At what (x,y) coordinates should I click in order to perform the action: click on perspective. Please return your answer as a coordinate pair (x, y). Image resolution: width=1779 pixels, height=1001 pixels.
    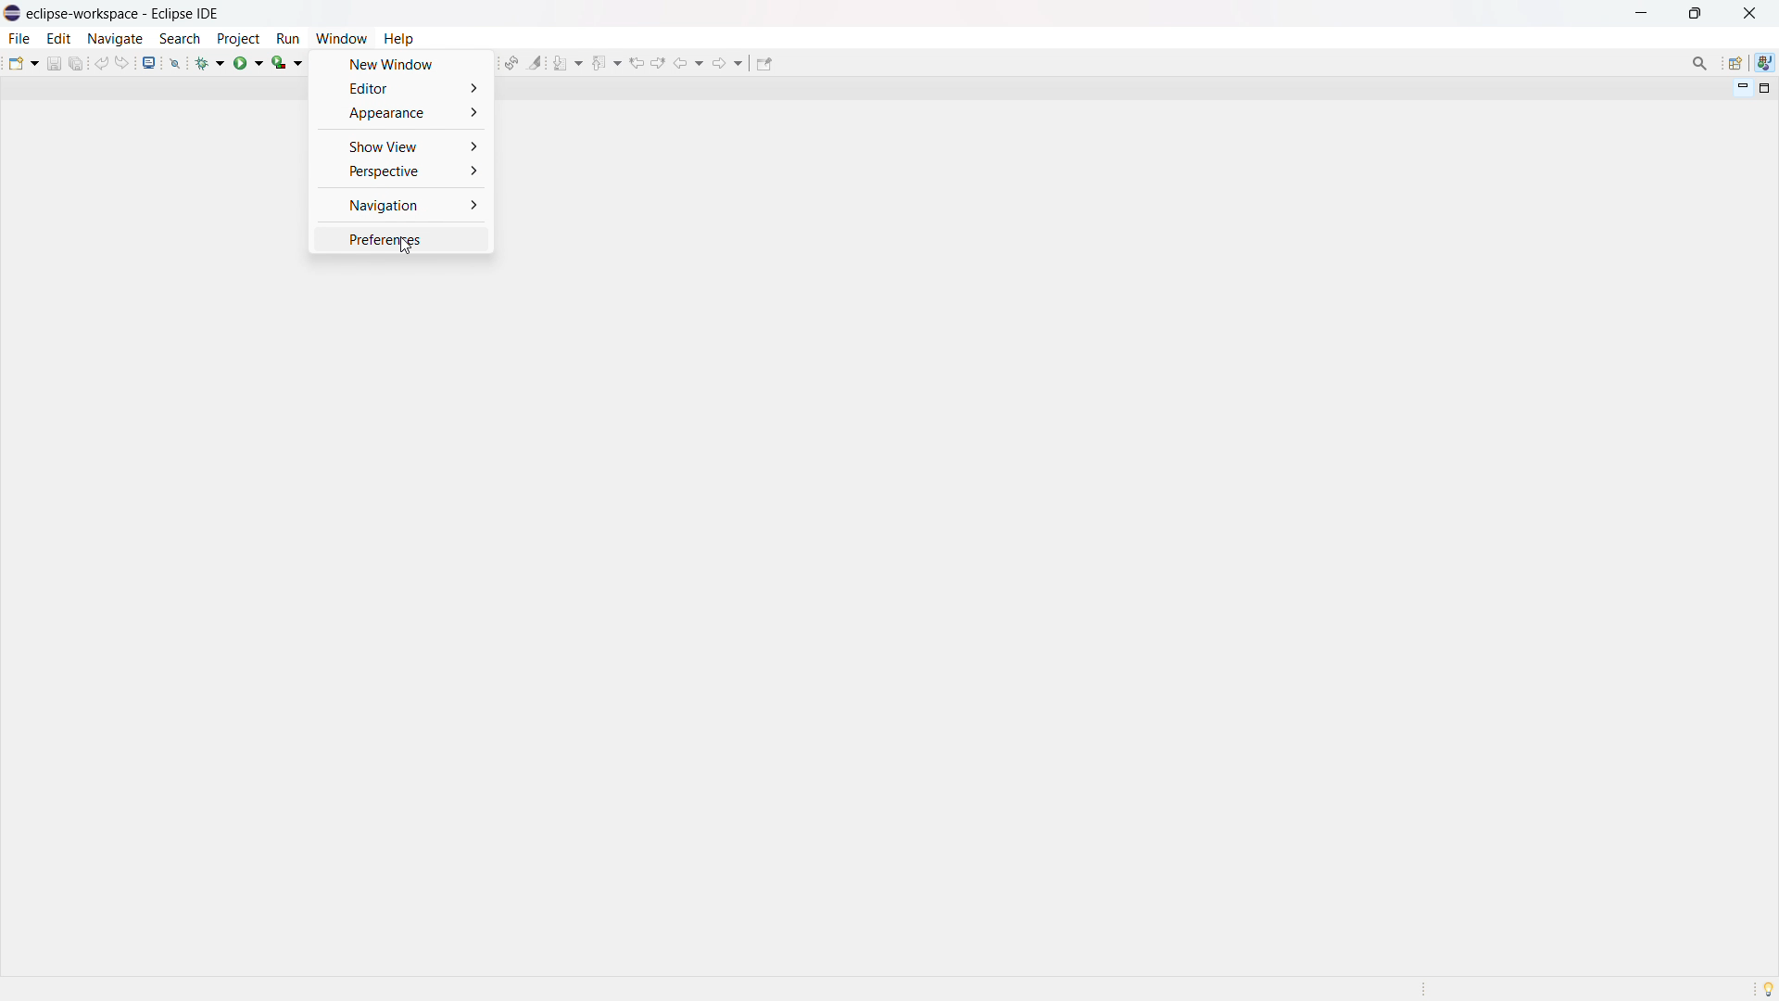
    Looking at the image, I should click on (400, 172).